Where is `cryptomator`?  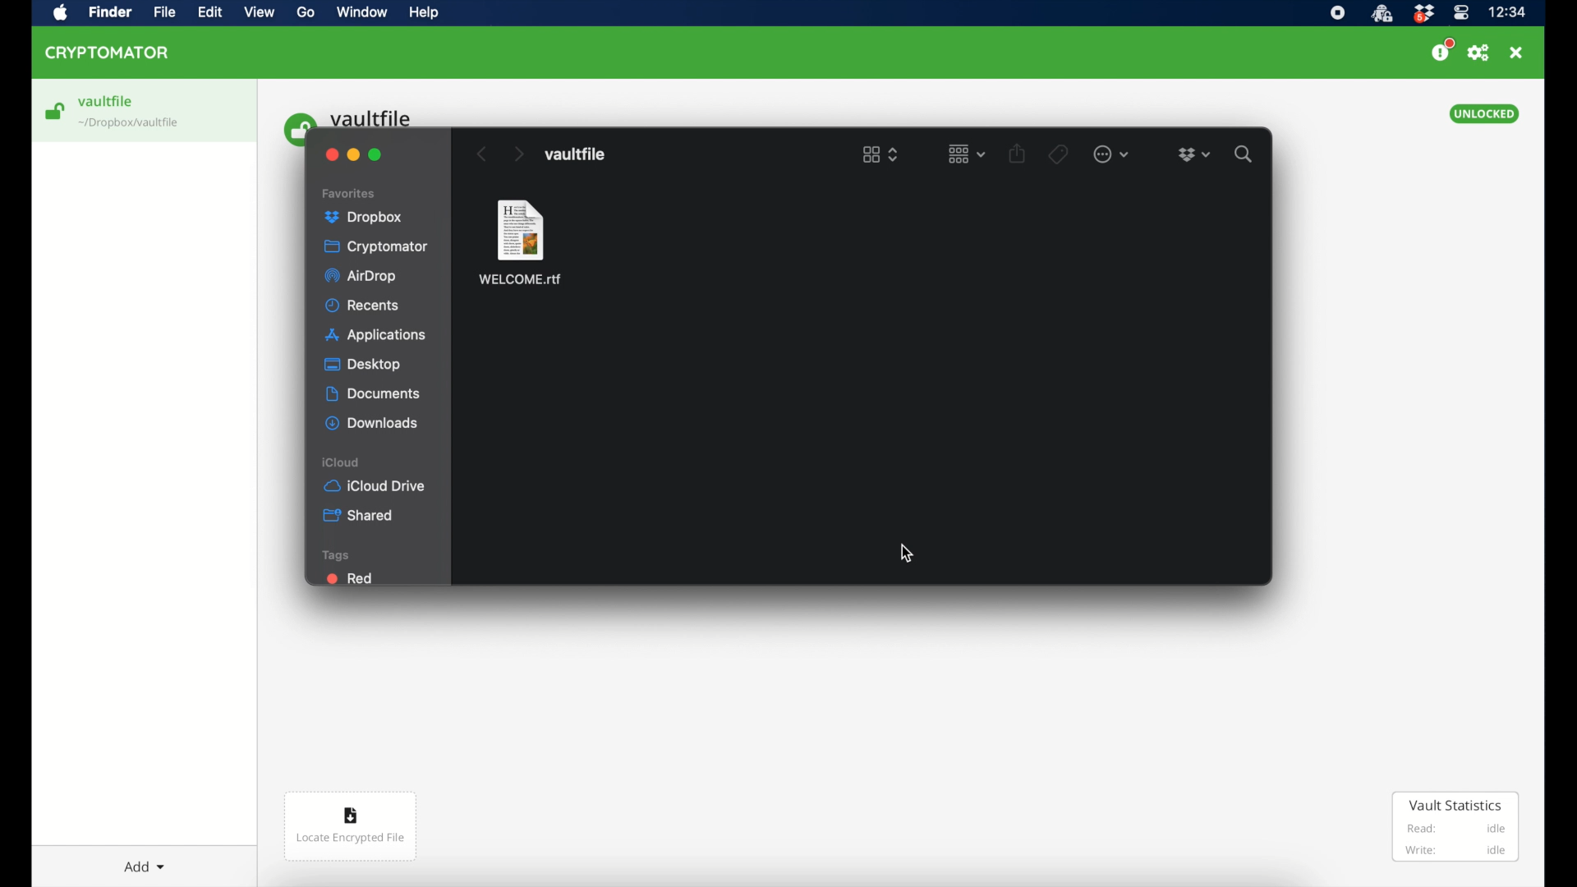
cryptomator is located at coordinates (132, 13).